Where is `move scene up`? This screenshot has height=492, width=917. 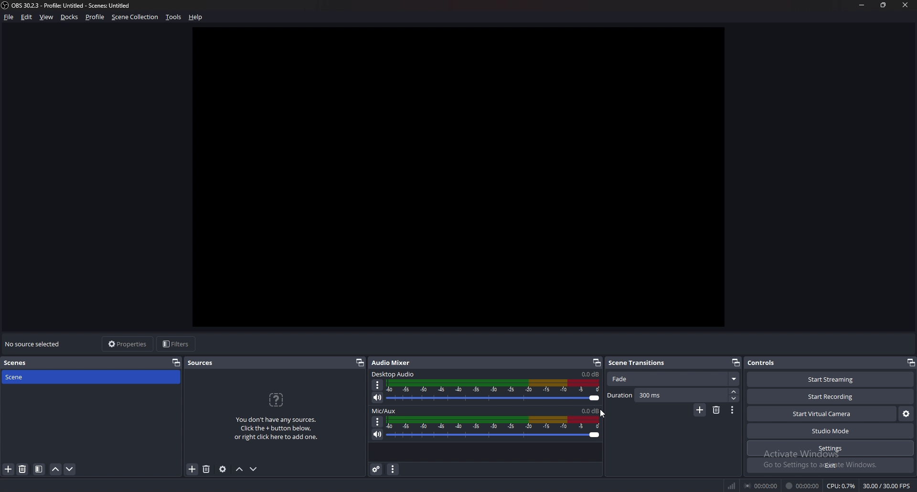 move scene up is located at coordinates (57, 470).